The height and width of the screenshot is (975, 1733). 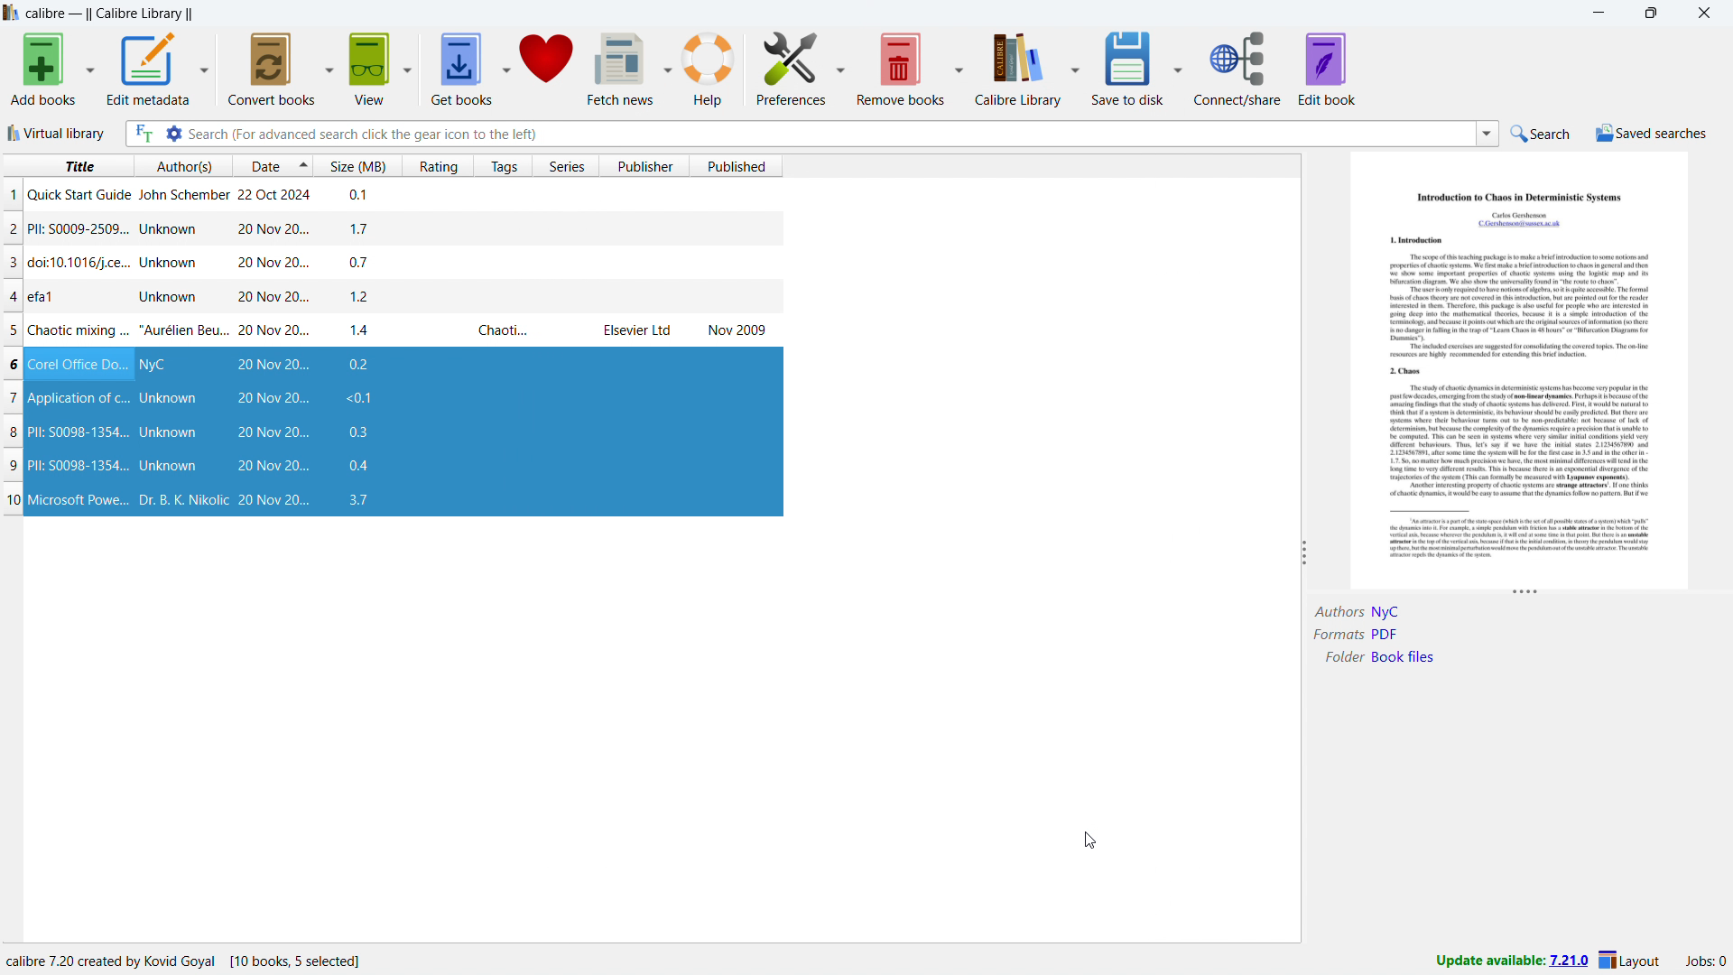 I want to click on update, so click(x=1511, y=961).